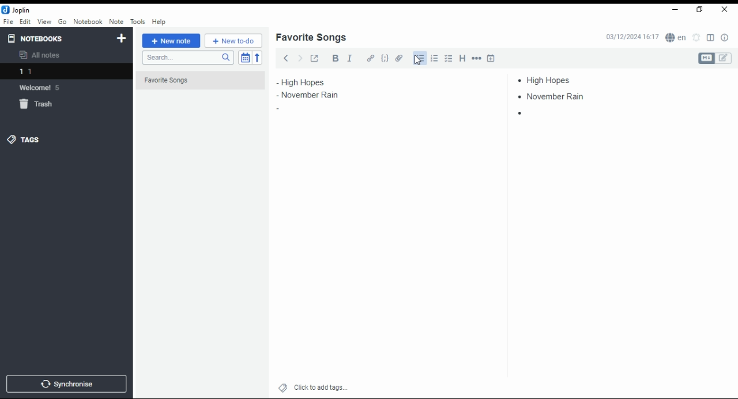 The image size is (738, 399). I want to click on forward, so click(300, 57).